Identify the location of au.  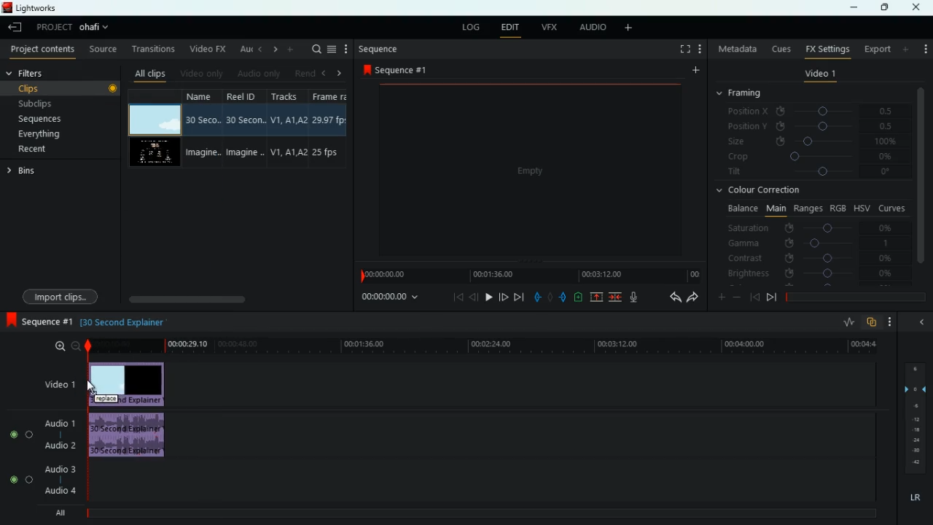
(241, 47).